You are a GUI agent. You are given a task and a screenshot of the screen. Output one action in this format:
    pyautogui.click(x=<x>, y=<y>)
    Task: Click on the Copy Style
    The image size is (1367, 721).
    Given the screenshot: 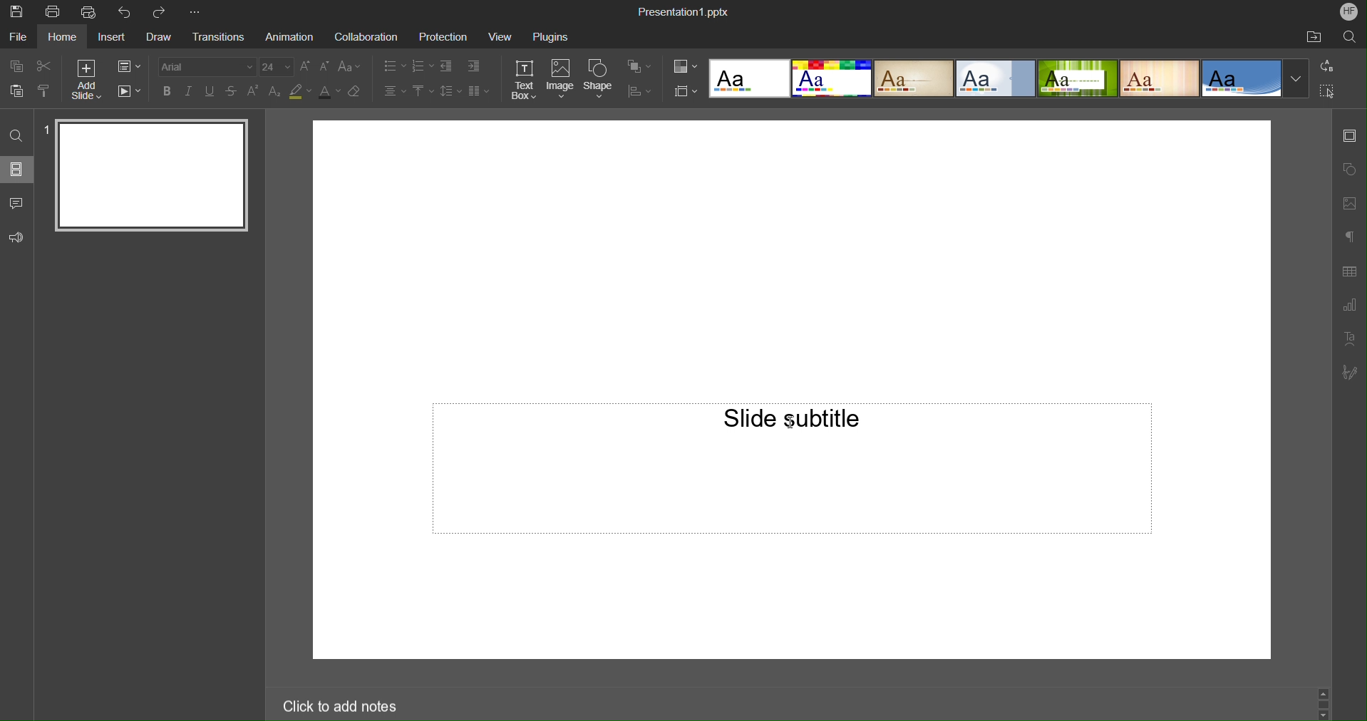 What is the action you would take?
    pyautogui.click(x=43, y=91)
    